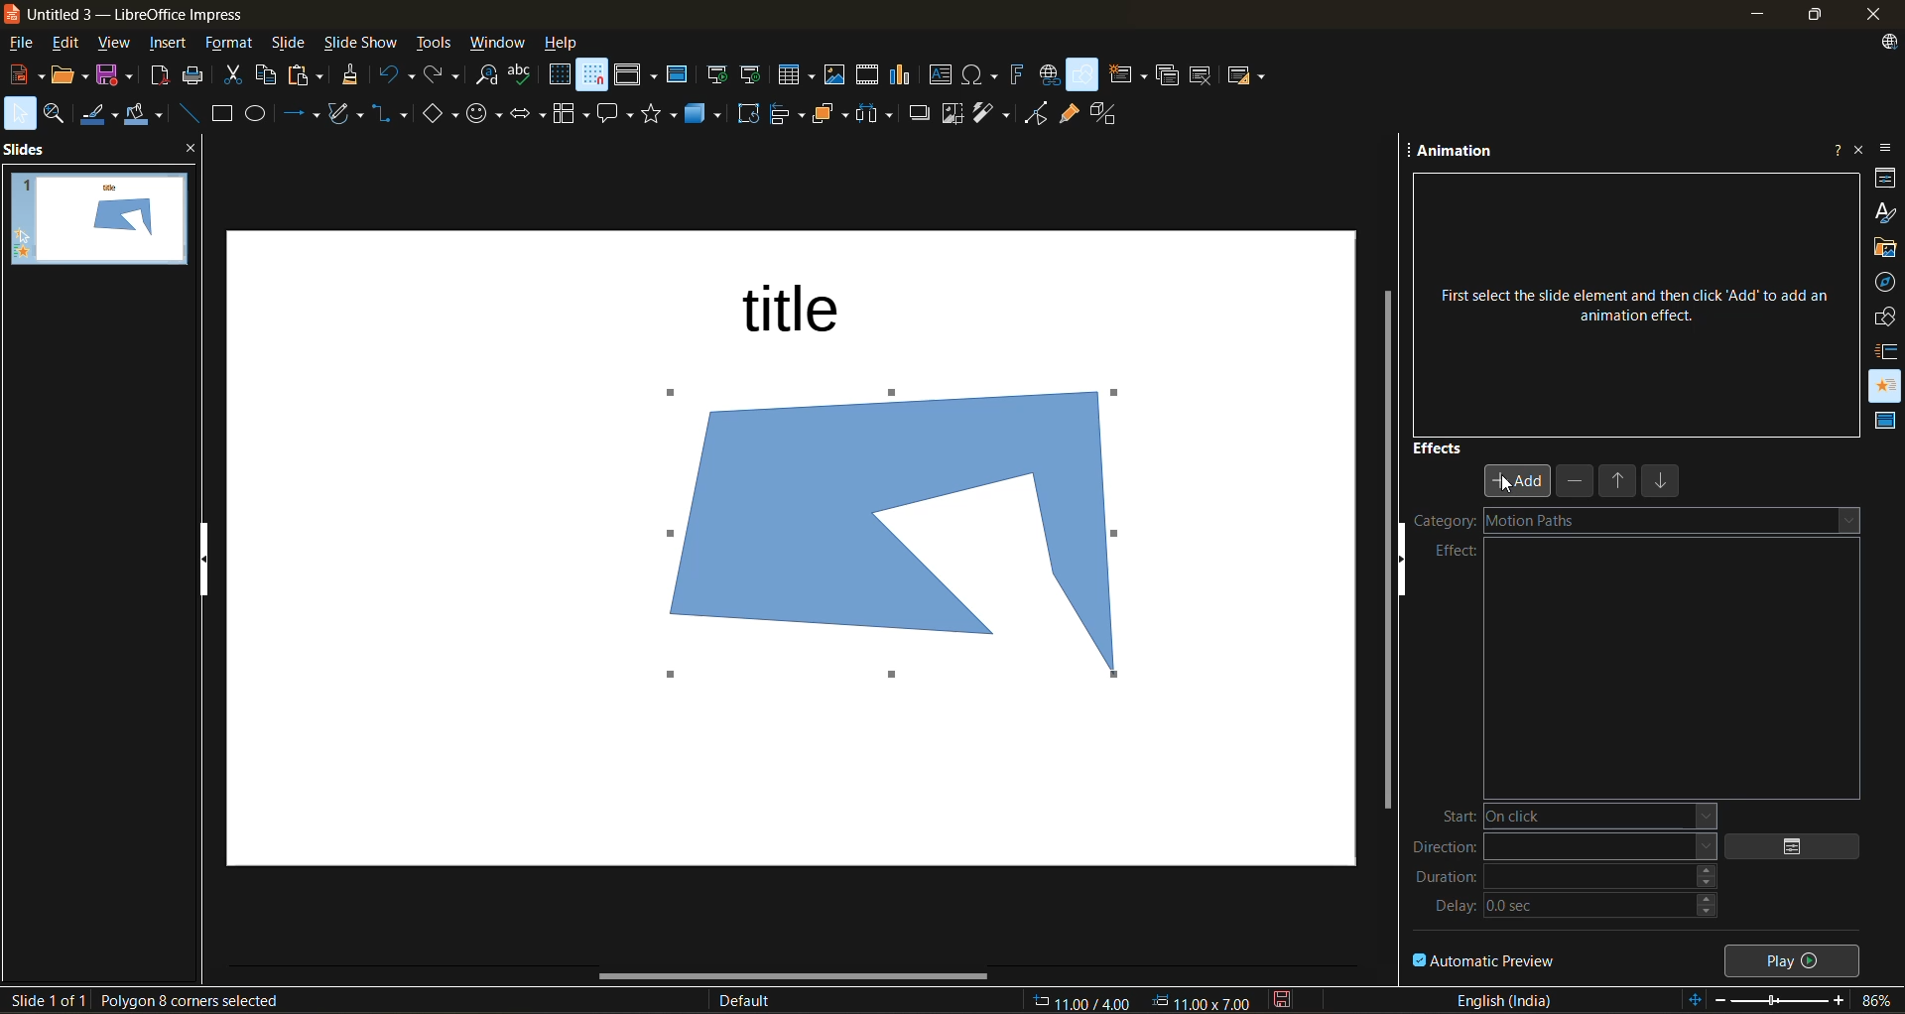  What do you see at coordinates (753, 76) in the screenshot?
I see `start from current slide` at bounding box center [753, 76].